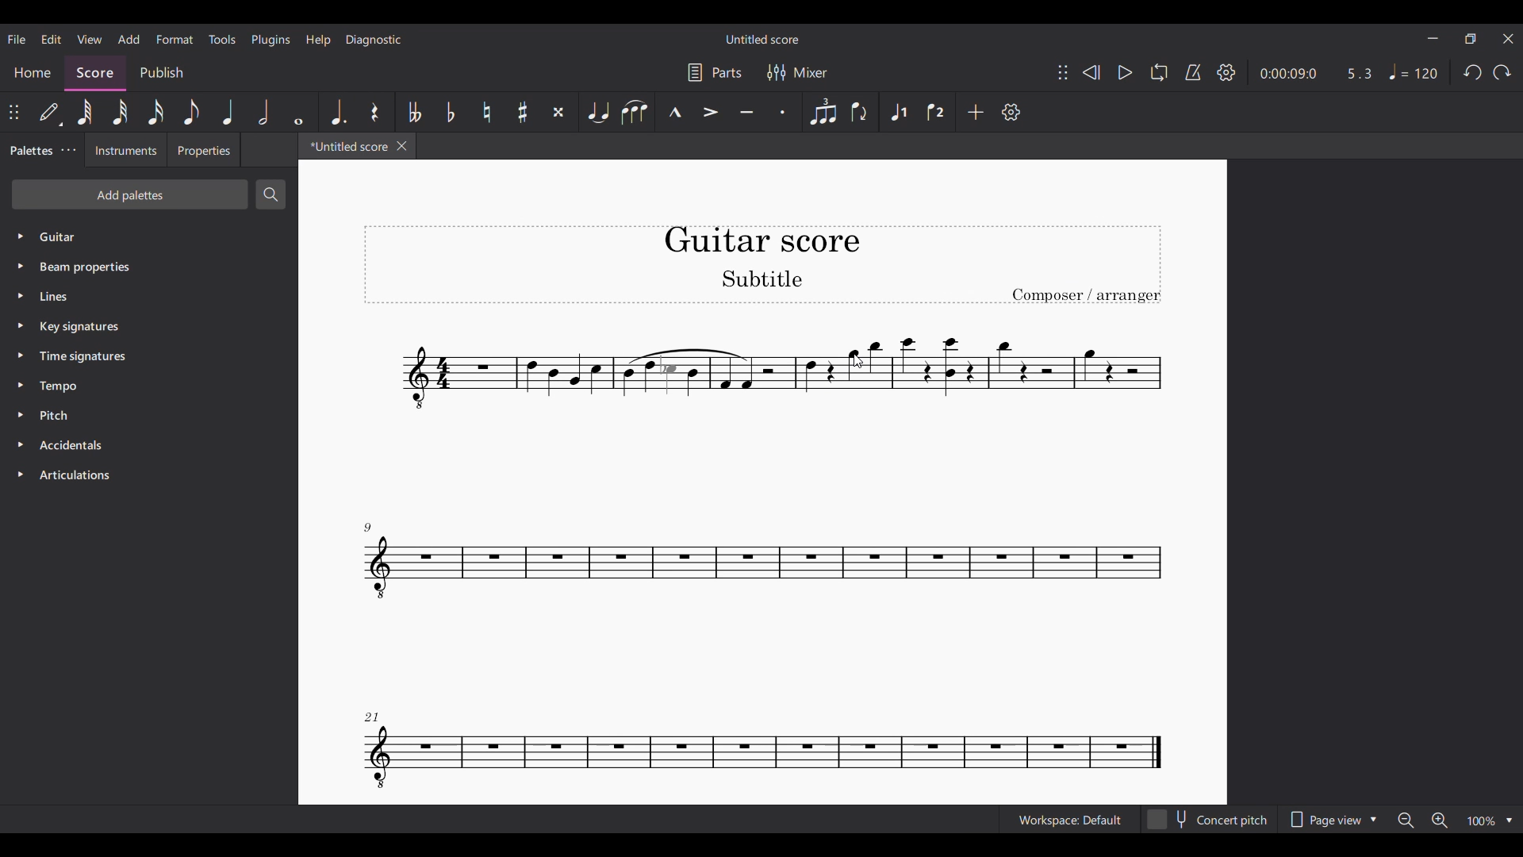  What do you see at coordinates (1226, 72) in the screenshot?
I see `Settings` at bounding box center [1226, 72].